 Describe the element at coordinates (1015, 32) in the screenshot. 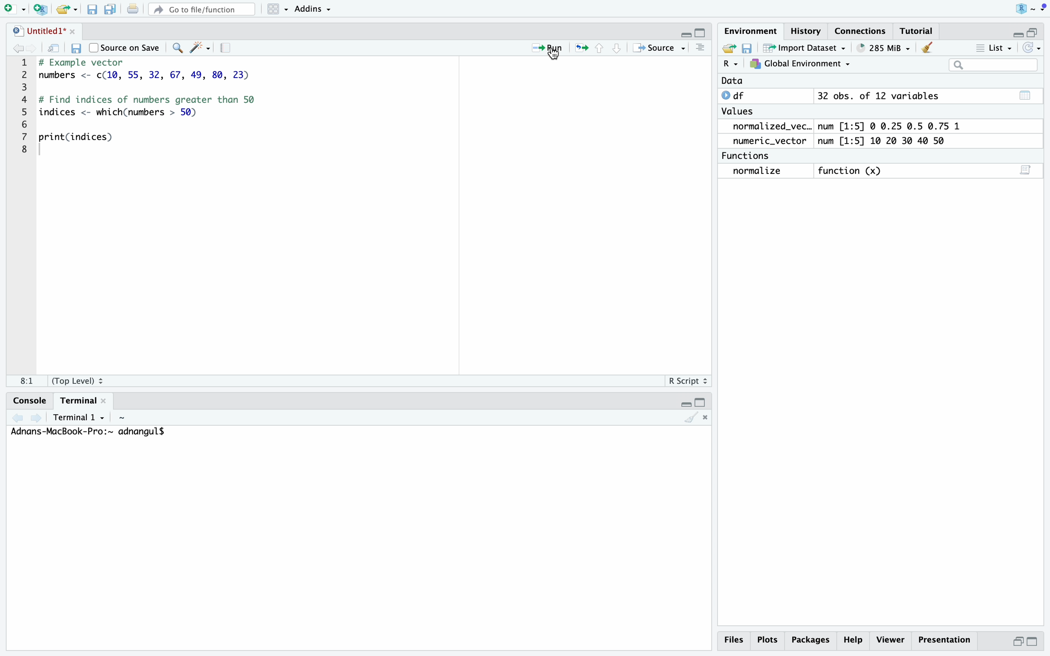

I see `MINIMISE` at that location.